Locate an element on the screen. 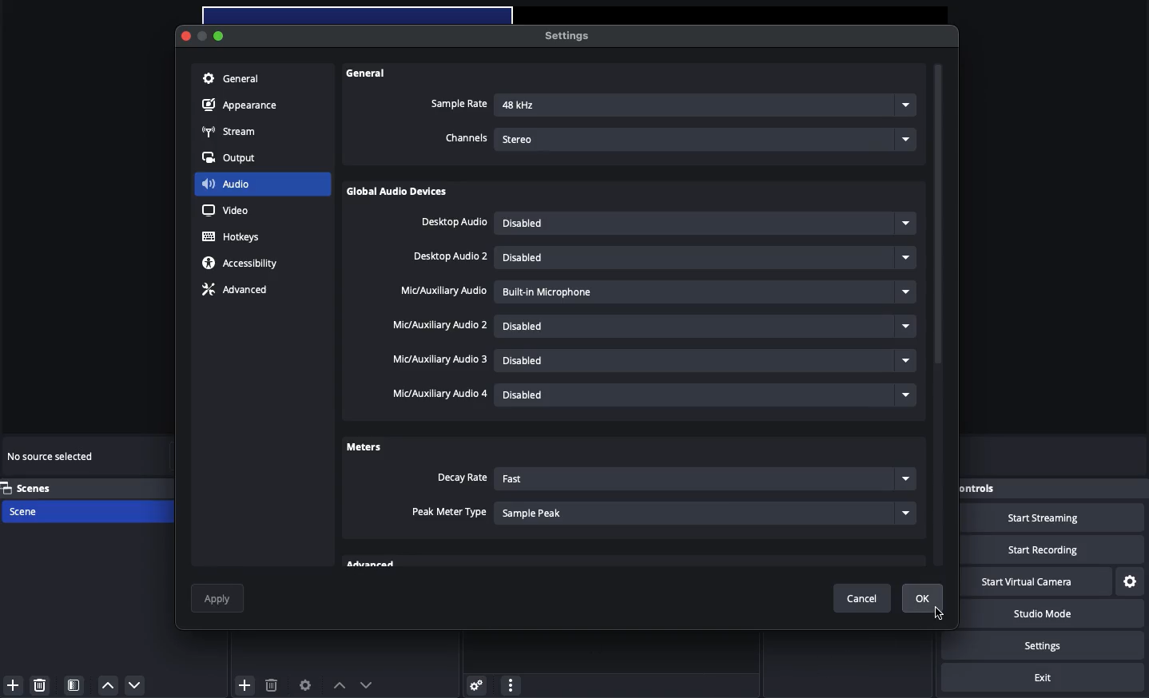 This screenshot has height=698, width=1149. Settings is located at coordinates (1056, 645).